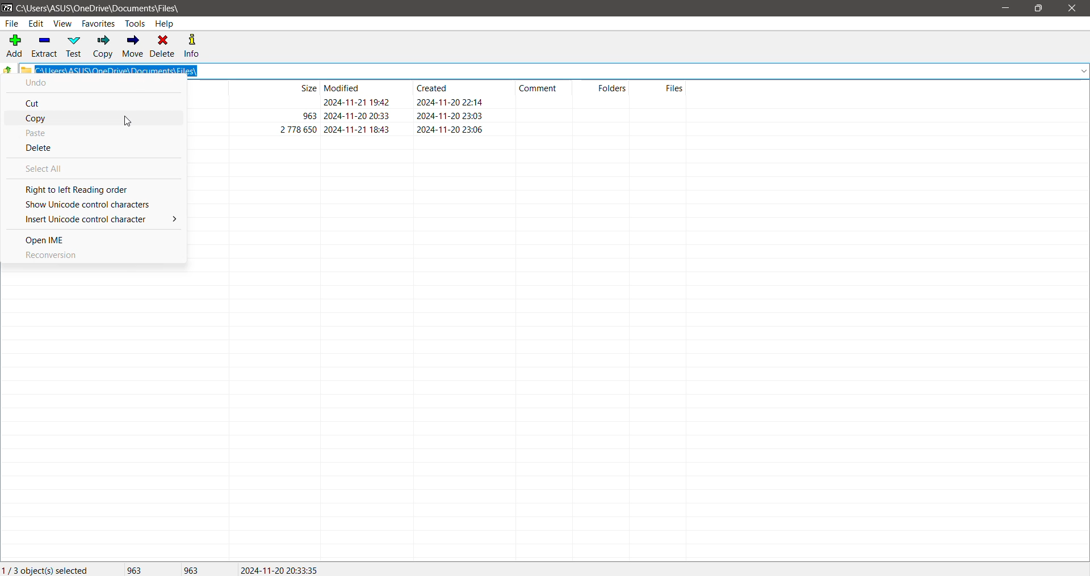  I want to click on Add, so click(13, 46).